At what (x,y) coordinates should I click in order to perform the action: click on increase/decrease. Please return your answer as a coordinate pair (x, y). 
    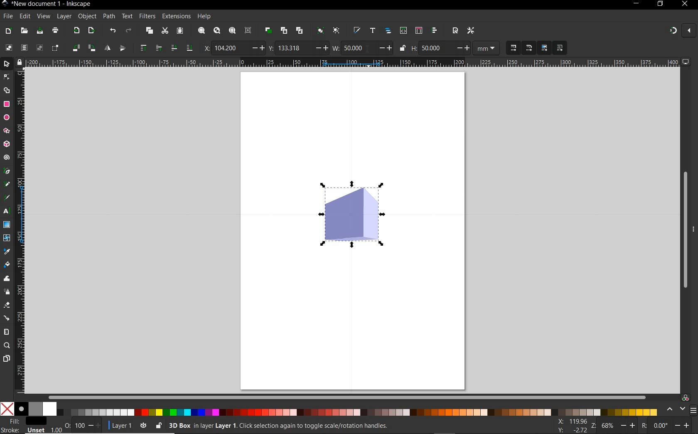
    Looking at the image, I should click on (683, 426).